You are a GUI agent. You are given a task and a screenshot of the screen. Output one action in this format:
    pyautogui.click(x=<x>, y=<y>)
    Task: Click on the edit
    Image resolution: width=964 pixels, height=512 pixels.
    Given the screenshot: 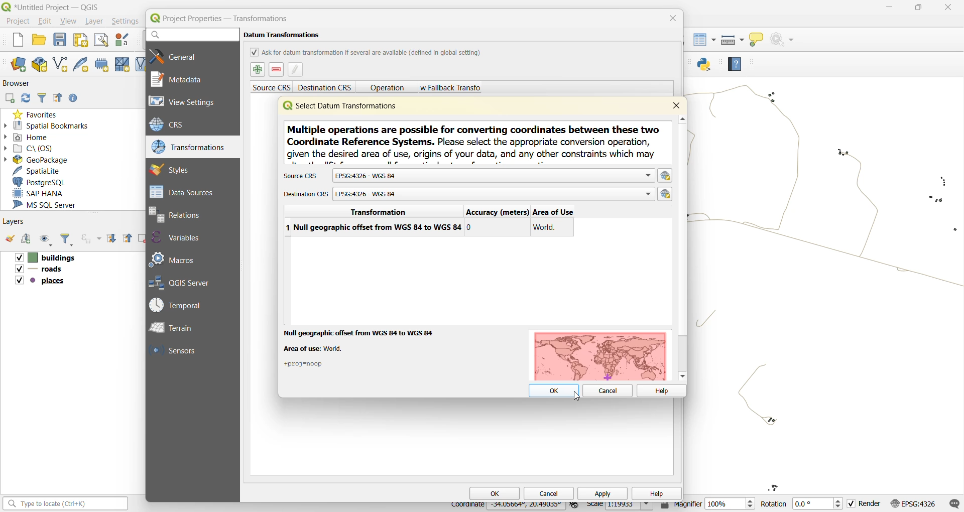 What is the action you would take?
    pyautogui.click(x=295, y=70)
    